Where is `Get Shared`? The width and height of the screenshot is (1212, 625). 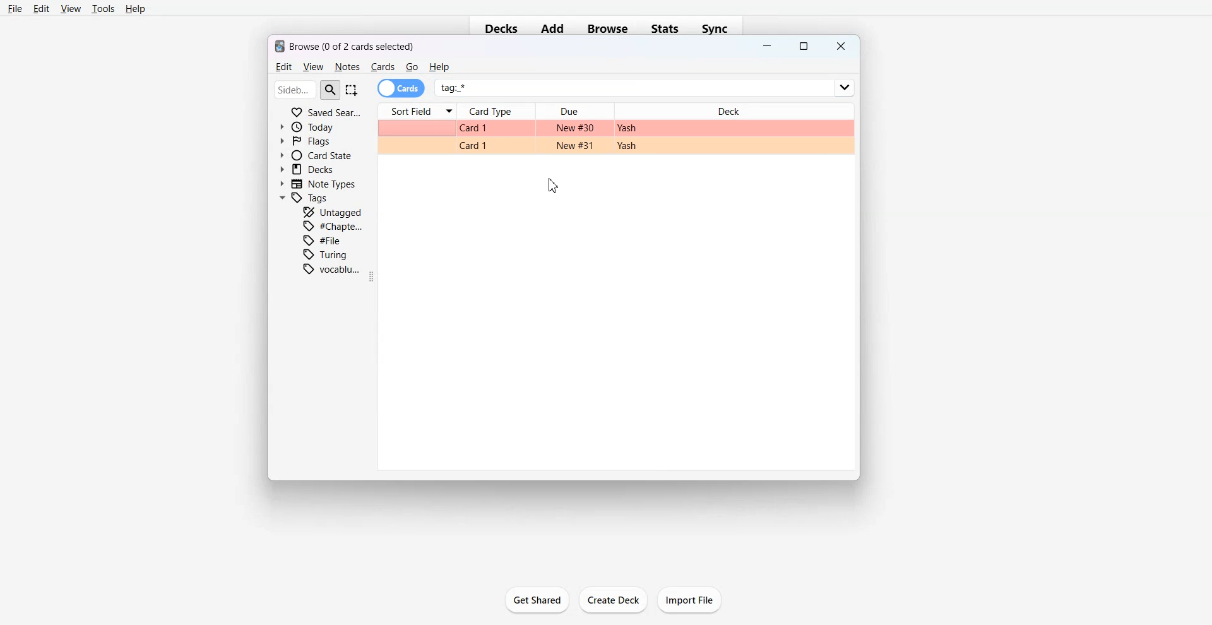 Get Shared is located at coordinates (537, 600).